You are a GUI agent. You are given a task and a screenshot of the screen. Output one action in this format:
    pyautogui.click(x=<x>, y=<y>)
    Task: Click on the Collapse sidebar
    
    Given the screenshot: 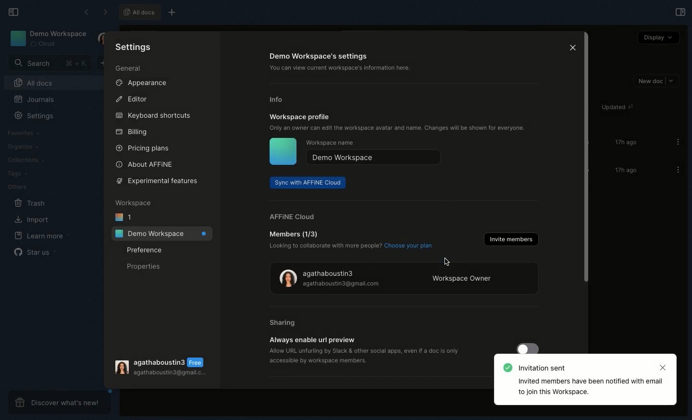 What is the action you would take?
    pyautogui.click(x=13, y=12)
    